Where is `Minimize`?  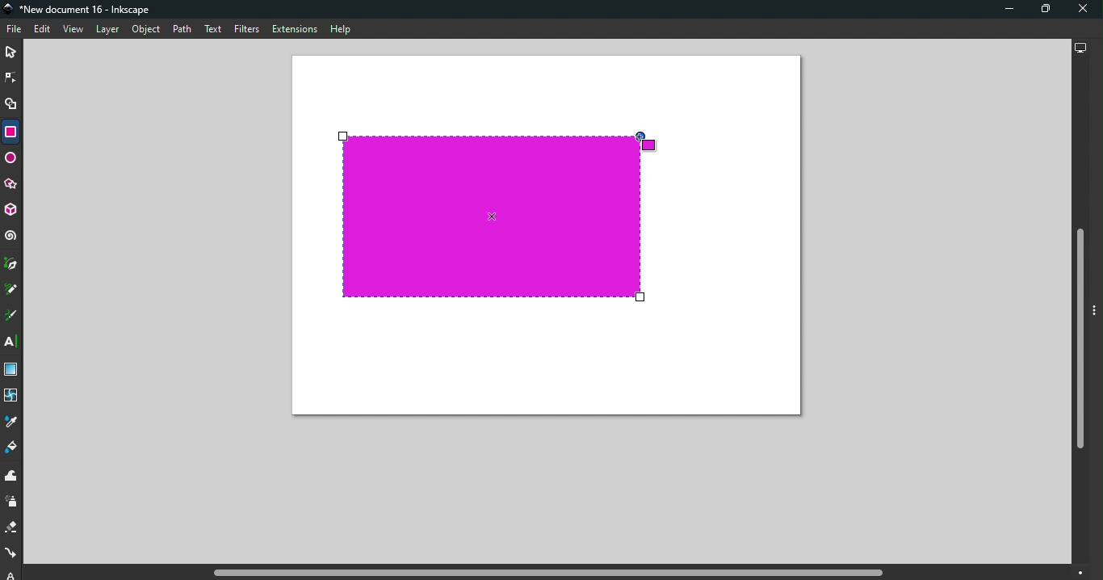 Minimize is located at coordinates (1007, 9).